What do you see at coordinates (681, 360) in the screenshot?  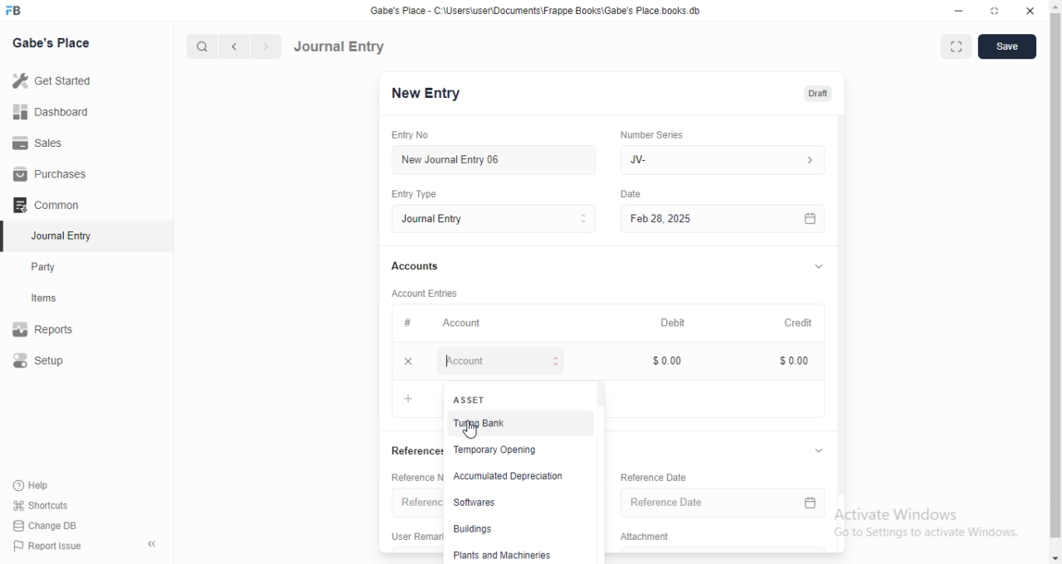 I see `$0.00` at bounding box center [681, 360].